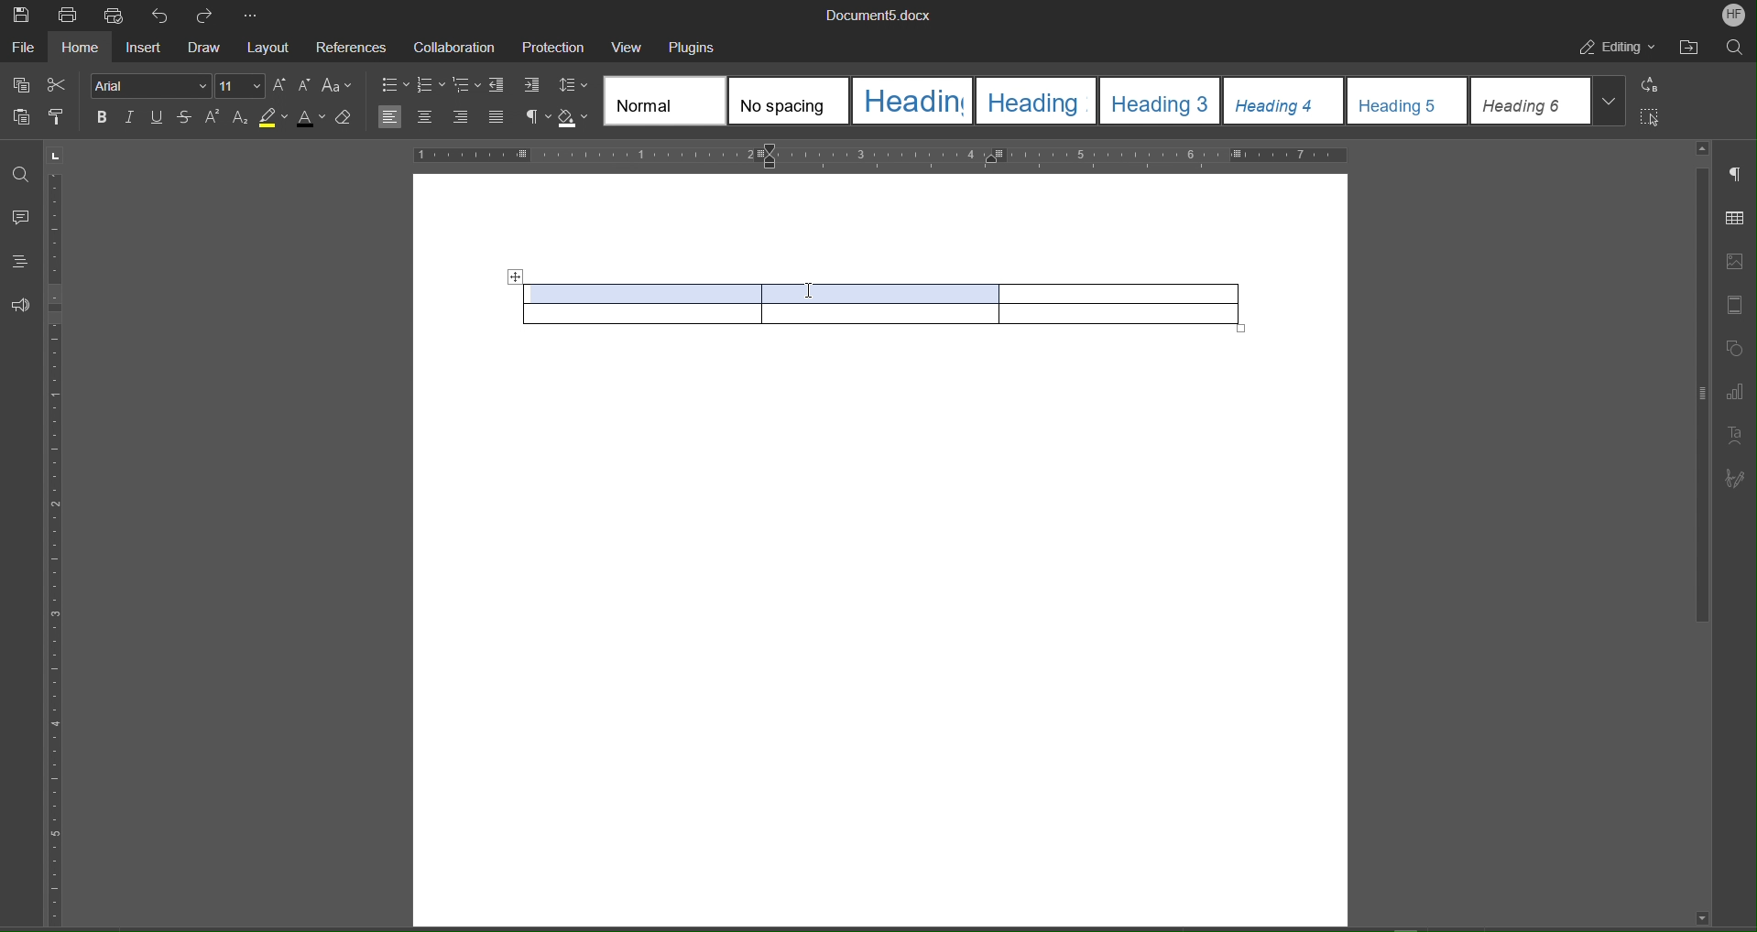  Describe the element at coordinates (1701, 917) in the screenshot. I see `scroll down` at that location.